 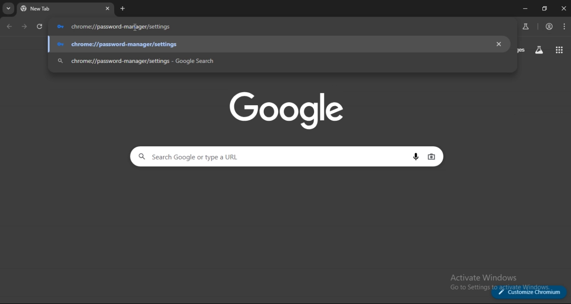 I want to click on Google, so click(x=289, y=110).